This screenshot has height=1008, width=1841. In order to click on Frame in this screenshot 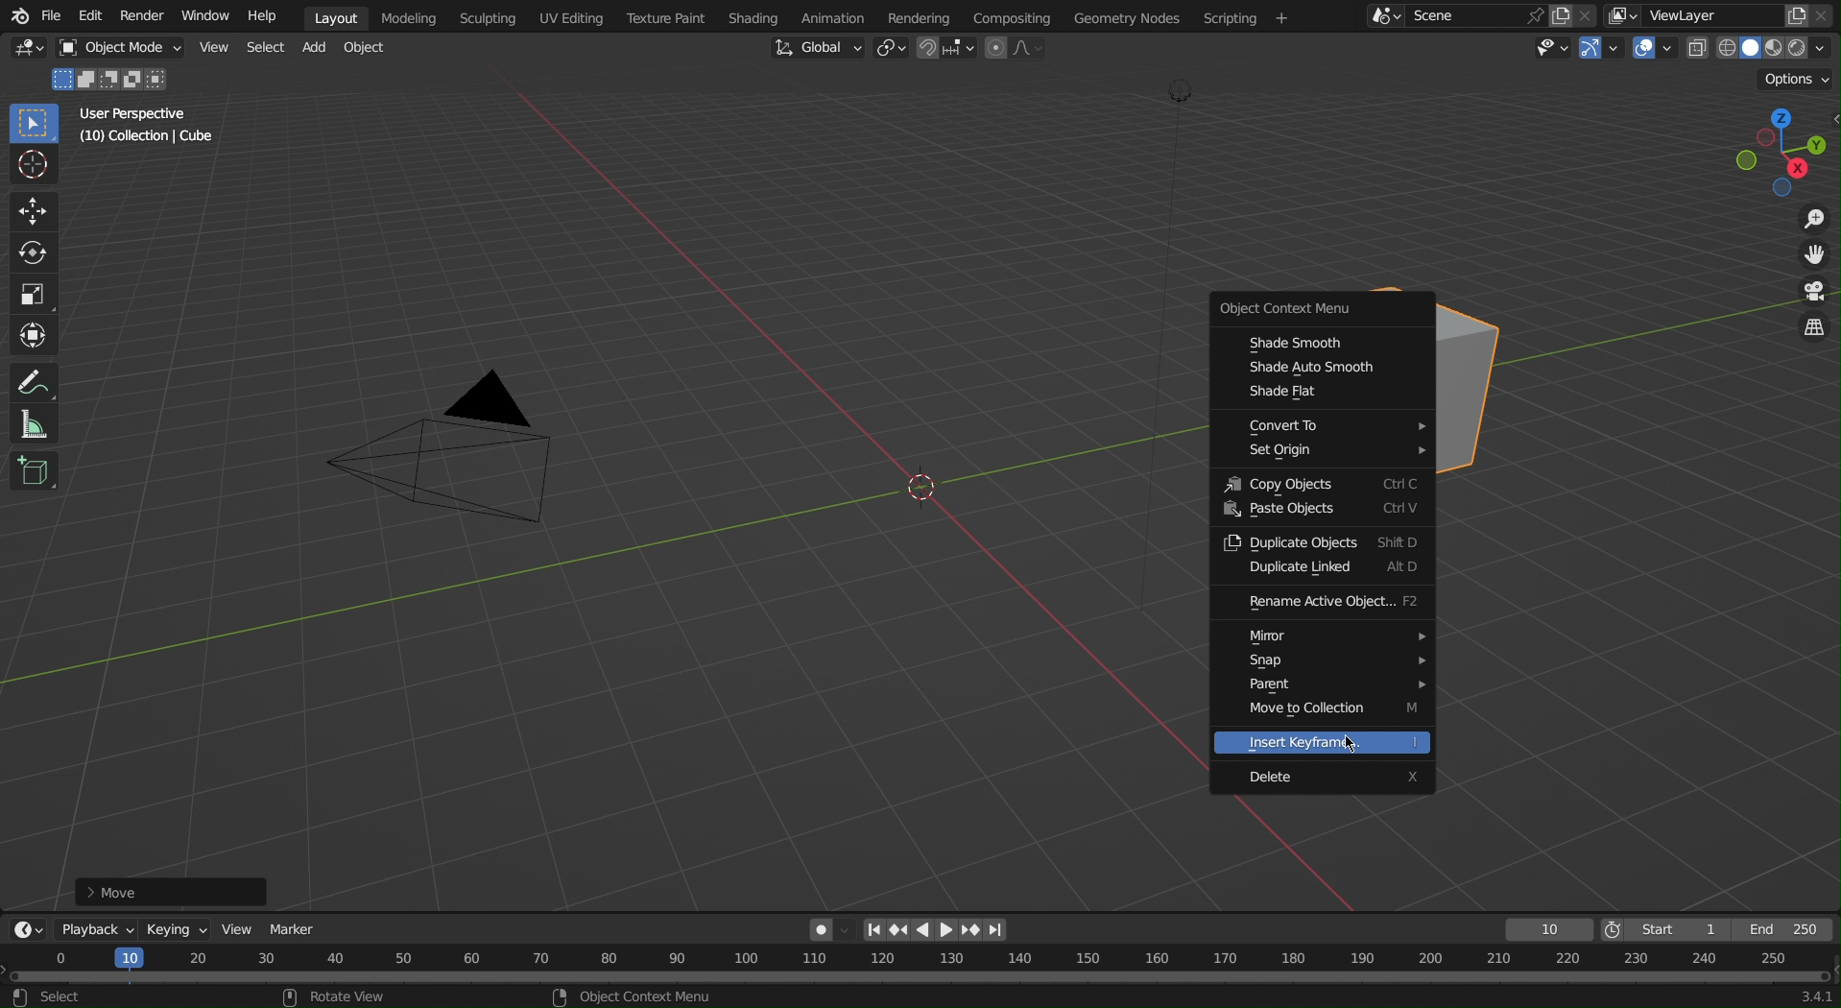, I will do `click(1545, 930)`.